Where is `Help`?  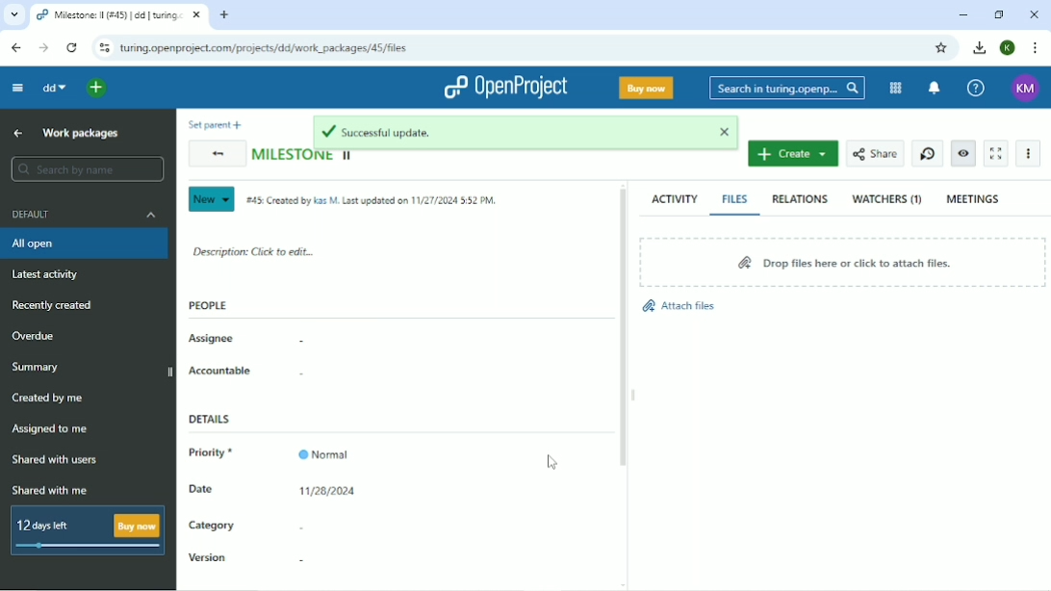
Help is located at coordinates (975, 89).